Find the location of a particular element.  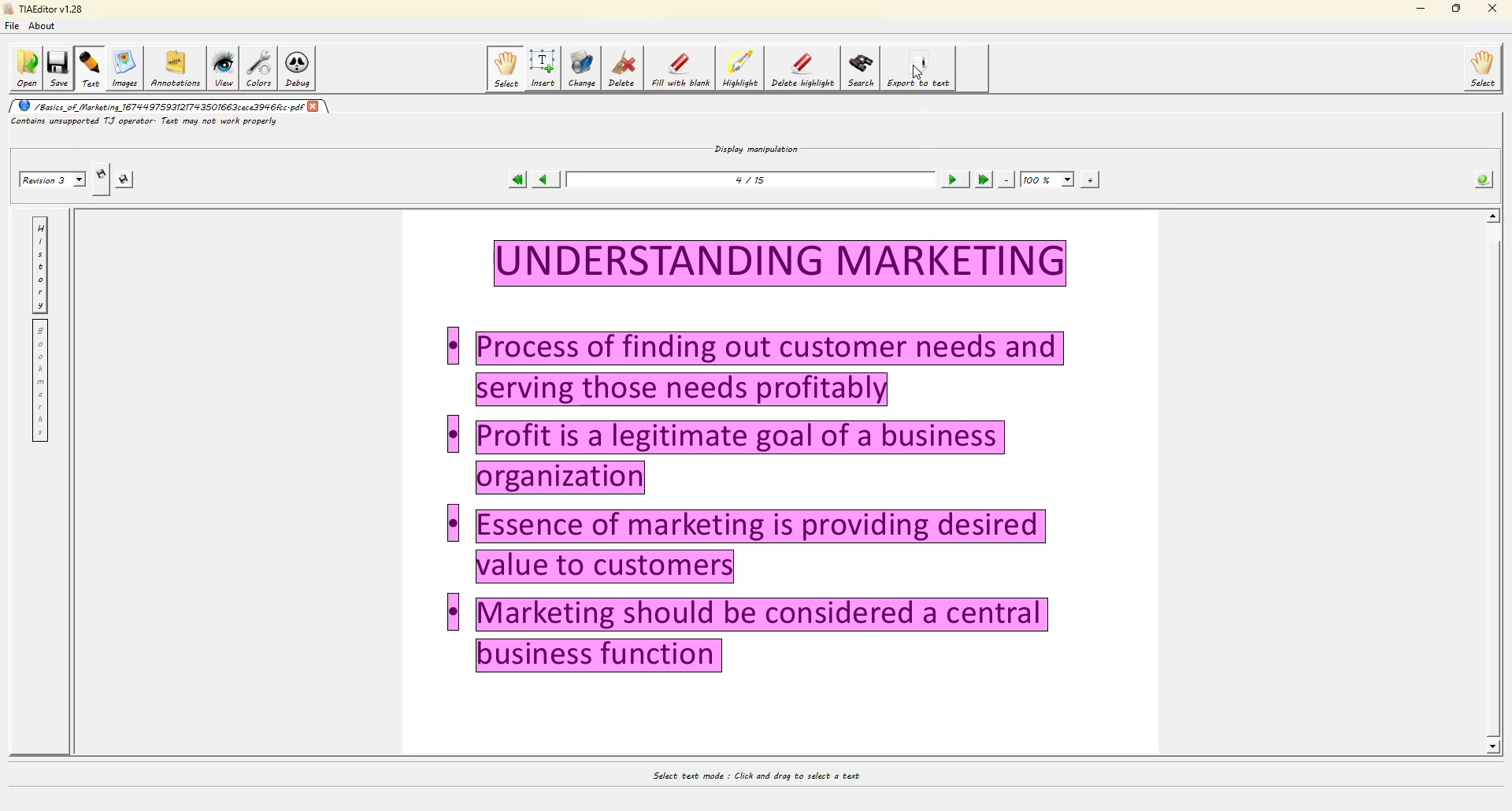

next page is located at coordinates (953, 179).